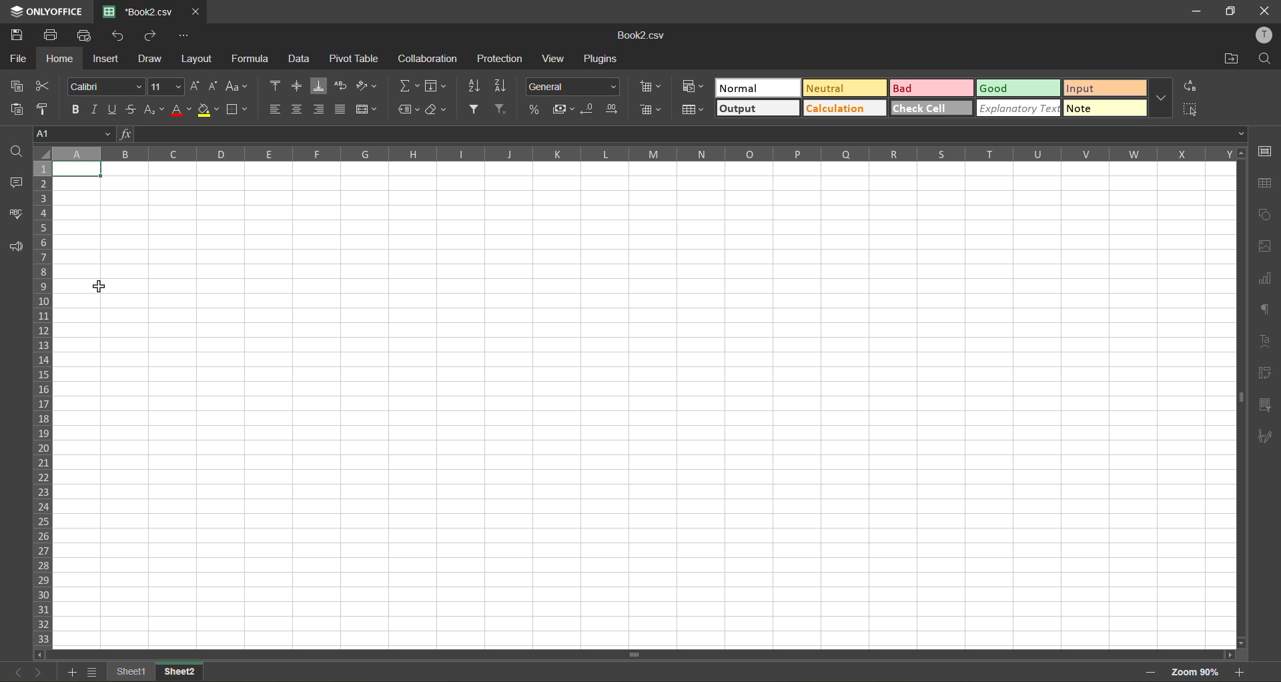 This screenshot has height=682, width=1281. Describe the element at coordinates (1238, 643) in the screenshot. I see `move down` at that location.